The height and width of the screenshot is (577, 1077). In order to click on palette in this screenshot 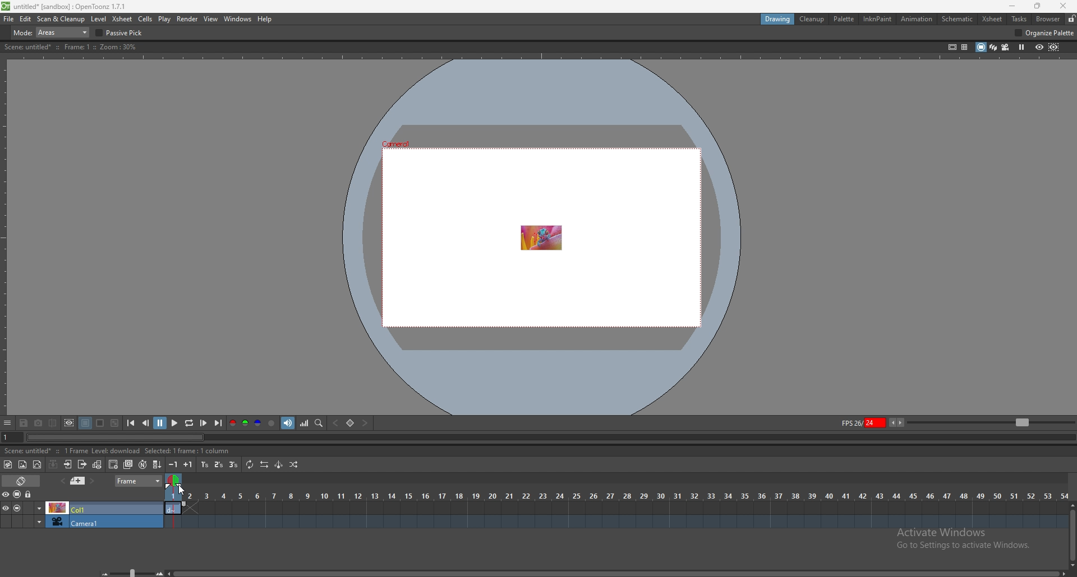, I will do `click(845, 19)`.